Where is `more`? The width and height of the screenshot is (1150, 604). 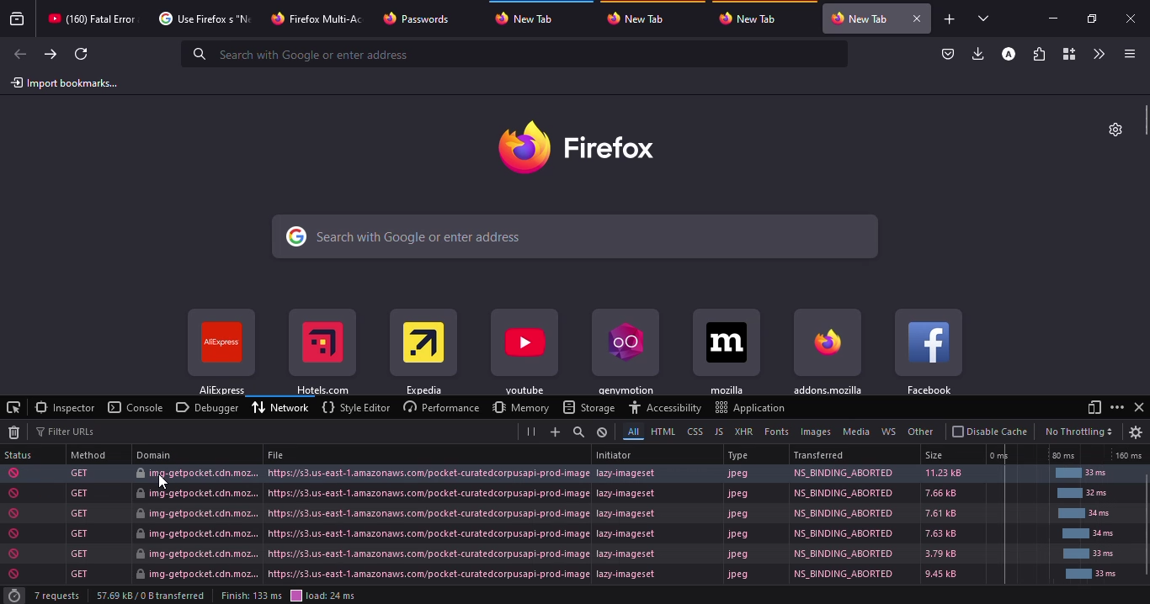 more is located at coordinates (1117, 406).